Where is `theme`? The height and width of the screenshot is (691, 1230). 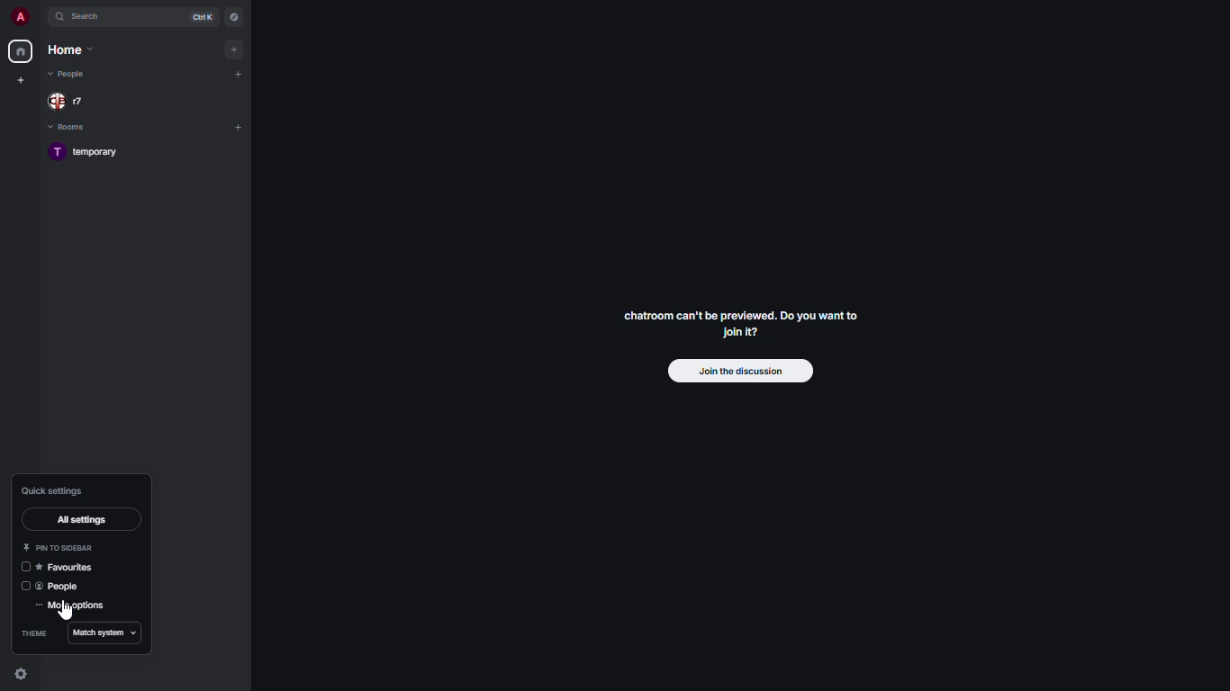 theme is located at coordinates (36, 632).